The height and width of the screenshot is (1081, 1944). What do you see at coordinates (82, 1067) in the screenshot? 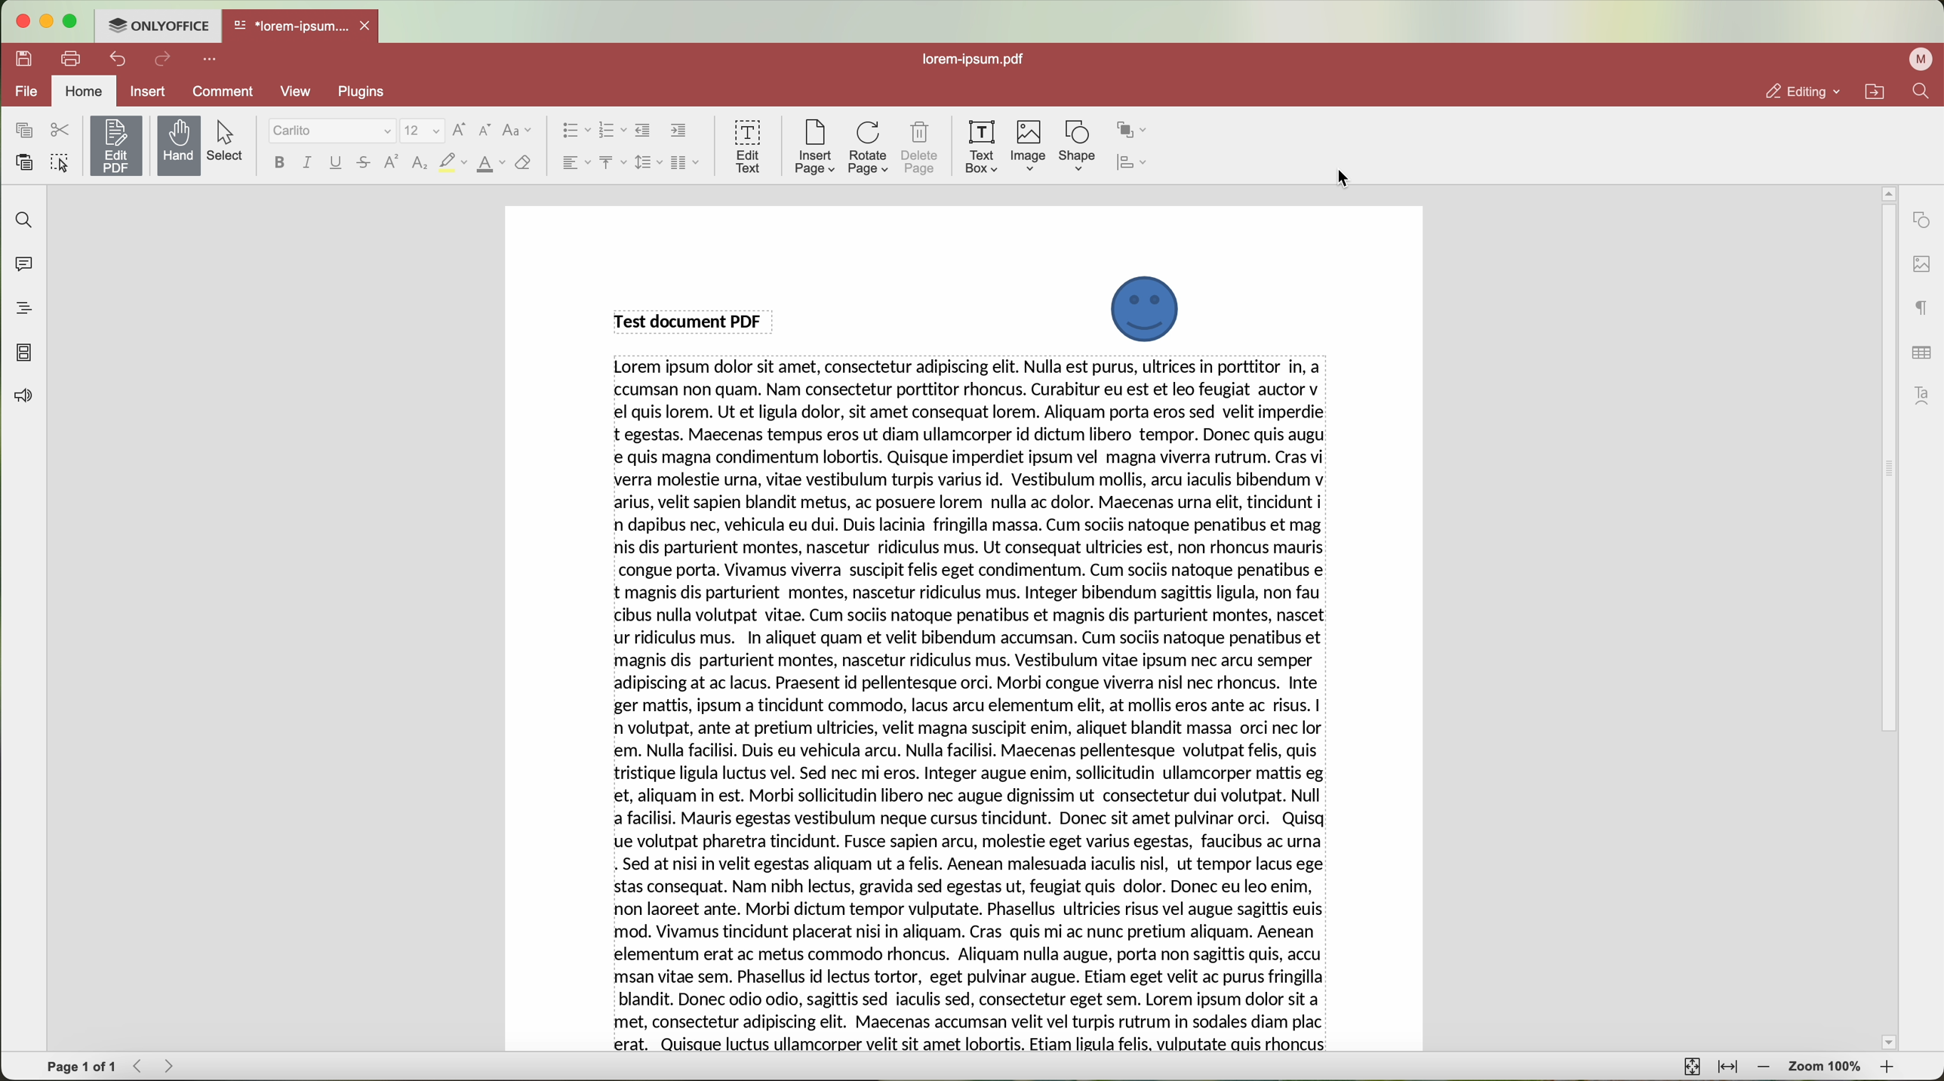
I see `page 1 of 1` at bounding box center [82, 1067].